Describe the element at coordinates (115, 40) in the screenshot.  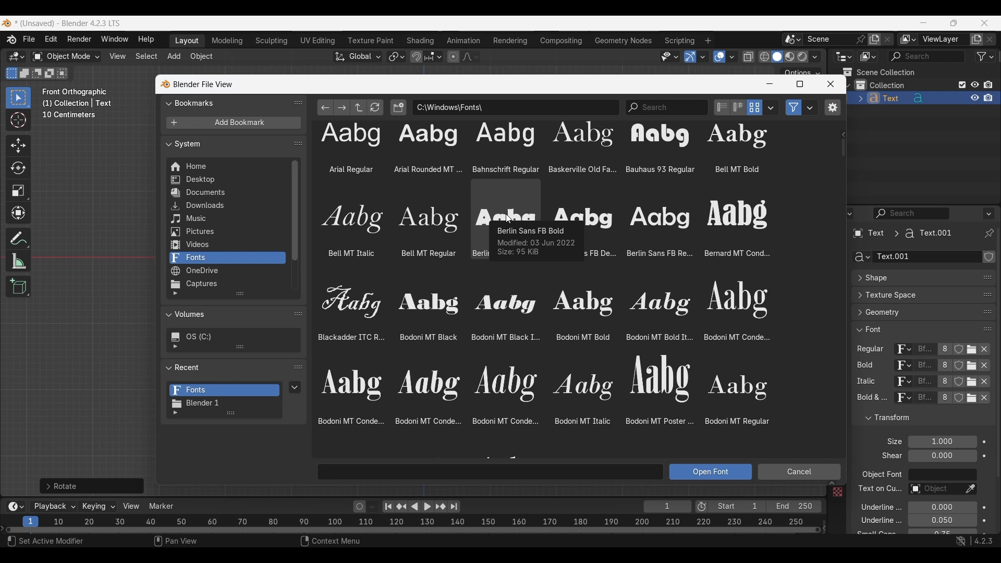
I see `Window menu` at that location.